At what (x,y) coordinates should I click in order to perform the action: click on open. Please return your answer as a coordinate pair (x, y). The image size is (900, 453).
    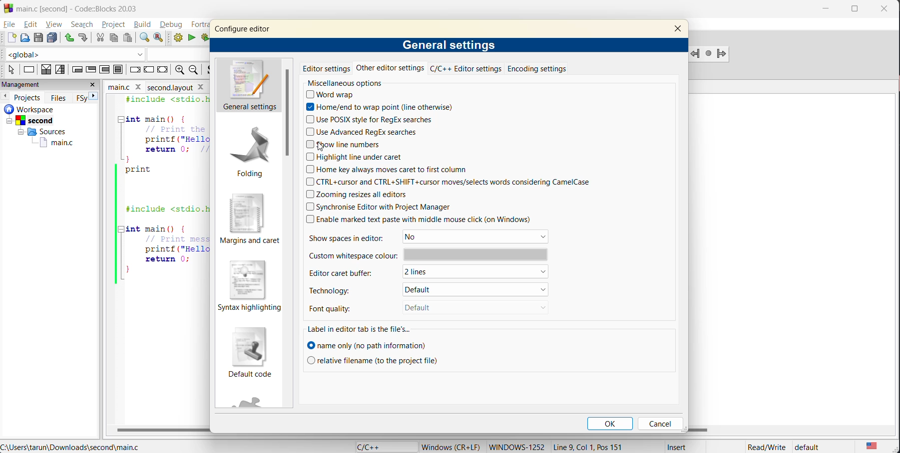
    Looking at the image, I should click on (26, 38).